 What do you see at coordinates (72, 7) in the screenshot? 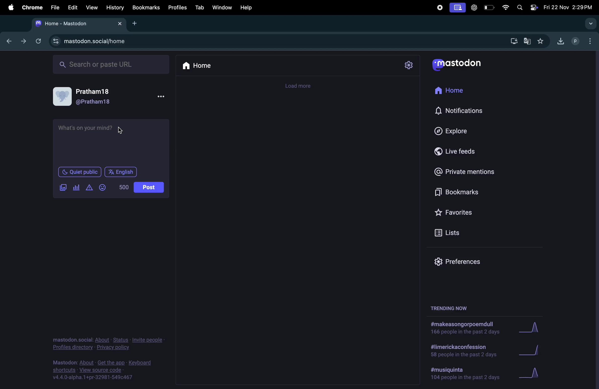
I see `edit` at bounding box center [72, 7].